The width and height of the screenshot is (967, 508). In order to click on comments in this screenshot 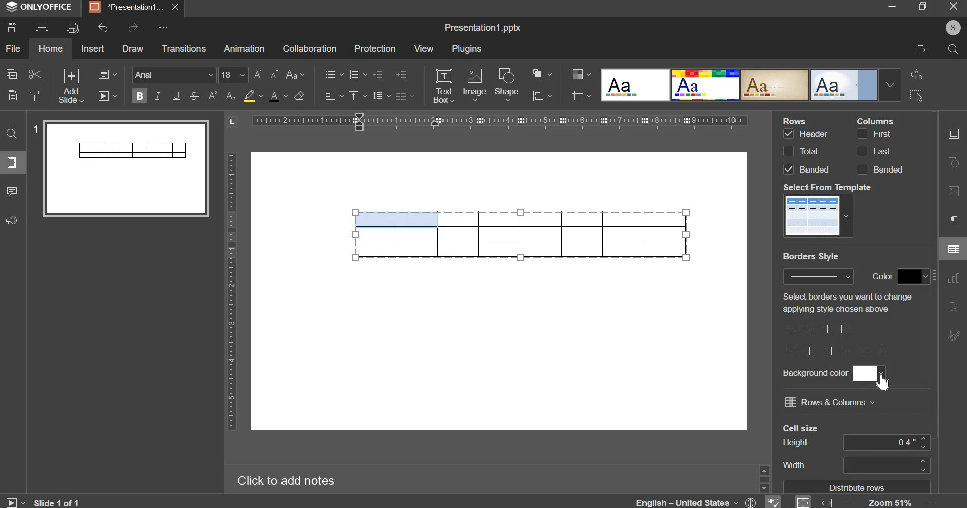, I will do `click(12, 191)`.